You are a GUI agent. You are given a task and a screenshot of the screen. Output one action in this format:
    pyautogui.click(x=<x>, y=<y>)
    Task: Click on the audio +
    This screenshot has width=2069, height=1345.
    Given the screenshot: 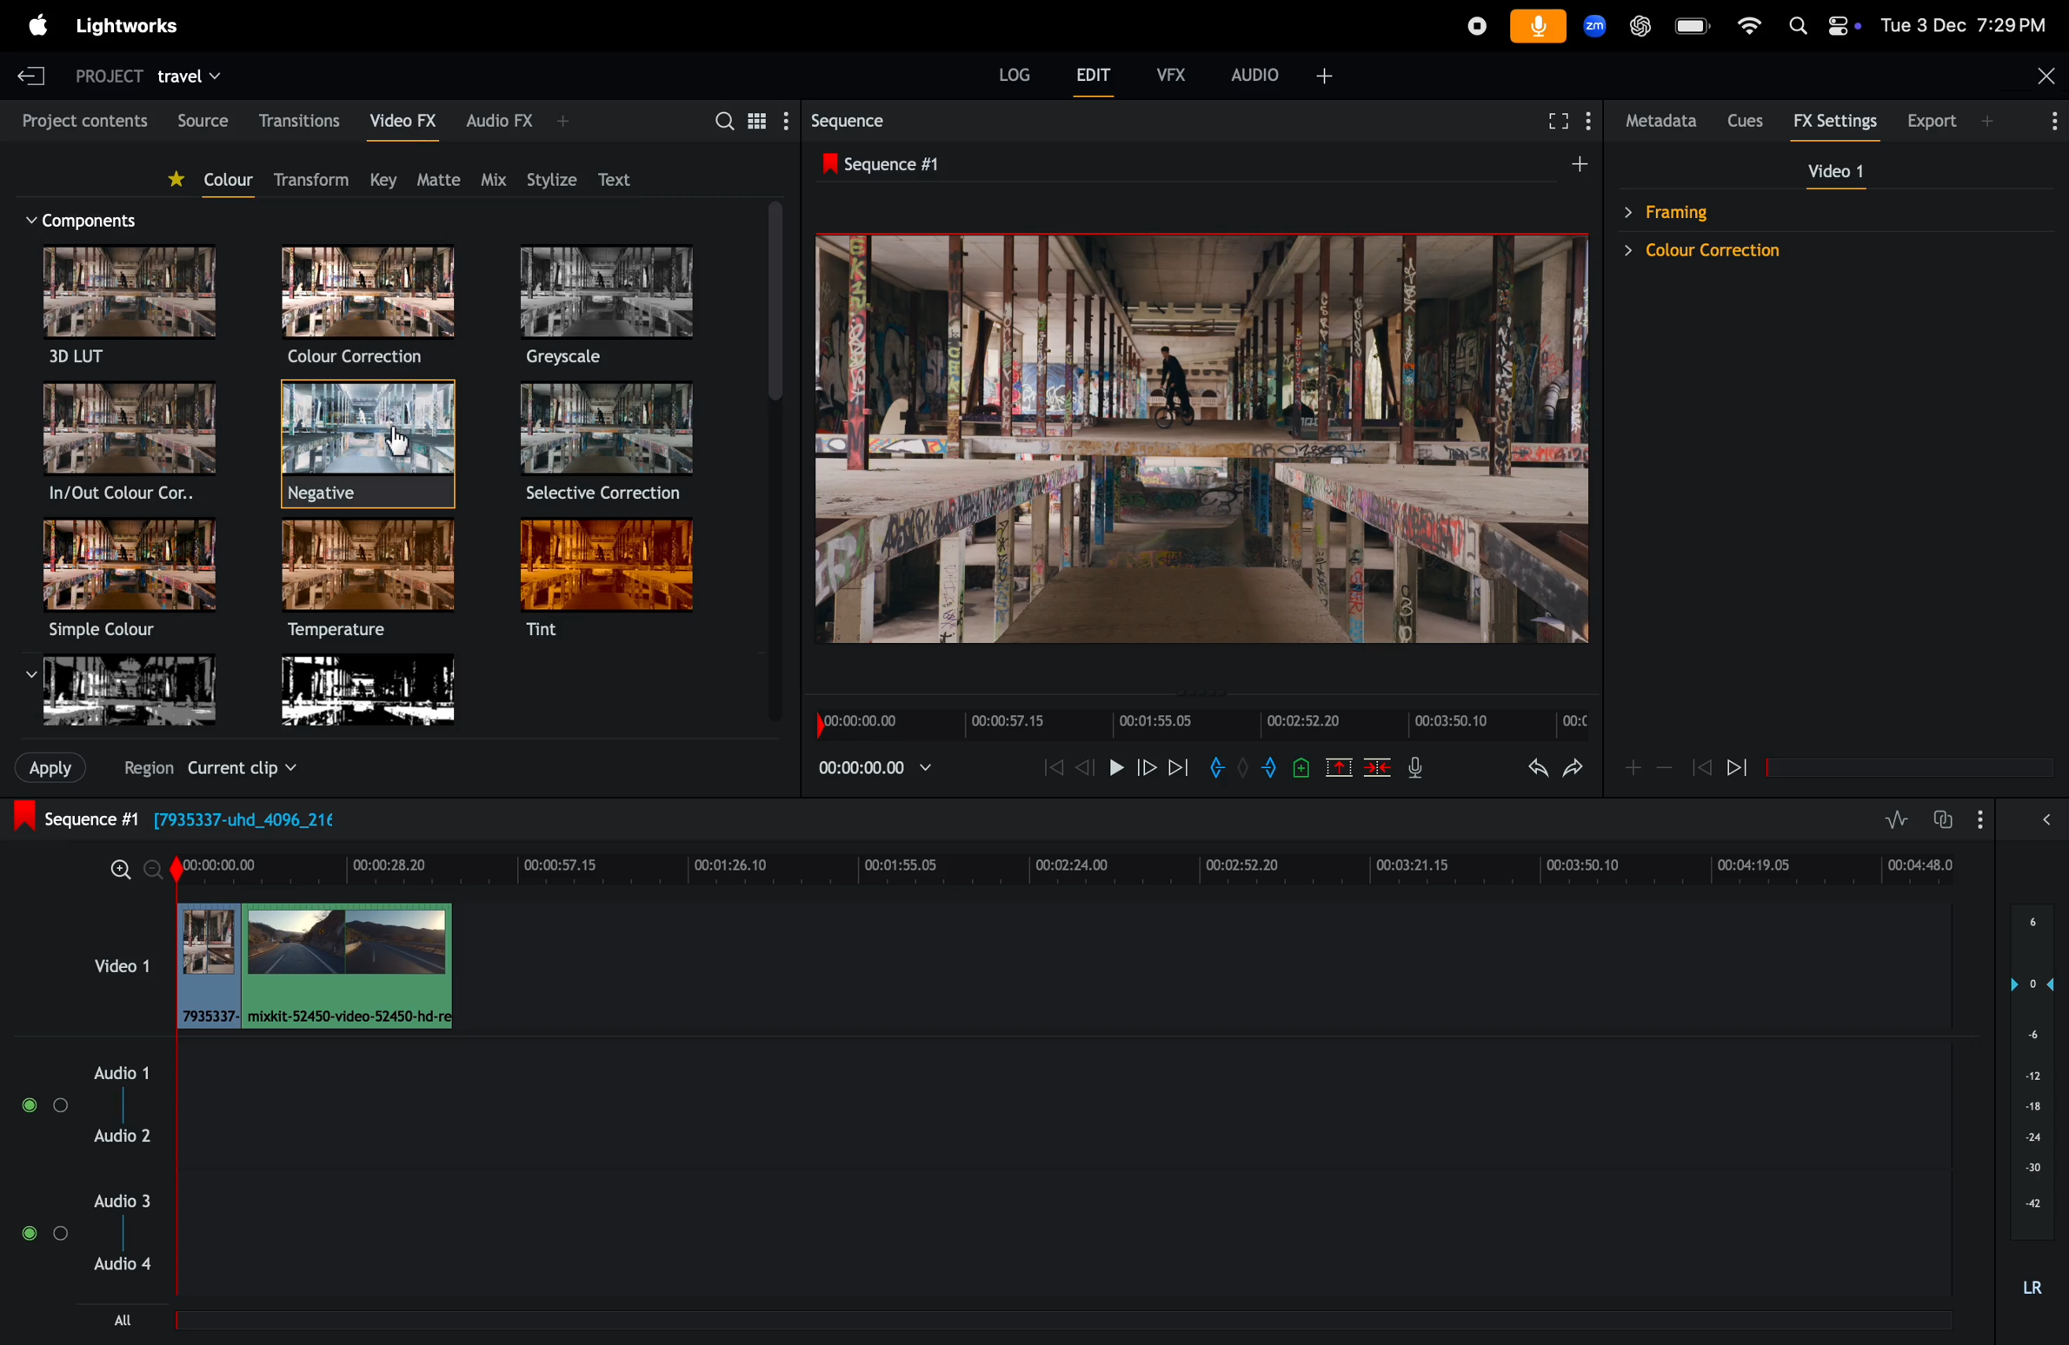 What is the action you would take?
    pyautogui.click(x=1277, y=74)
    